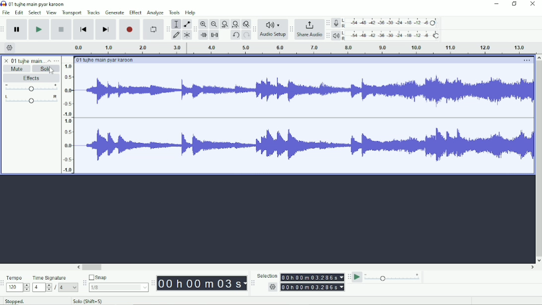 Image resolution: width=542 pixels, height=305 pixels. What do you see at coordinates (328, 36) in the screenshot?
I see `Audacity playback meter toolbar` at bounding box center [328, 36].